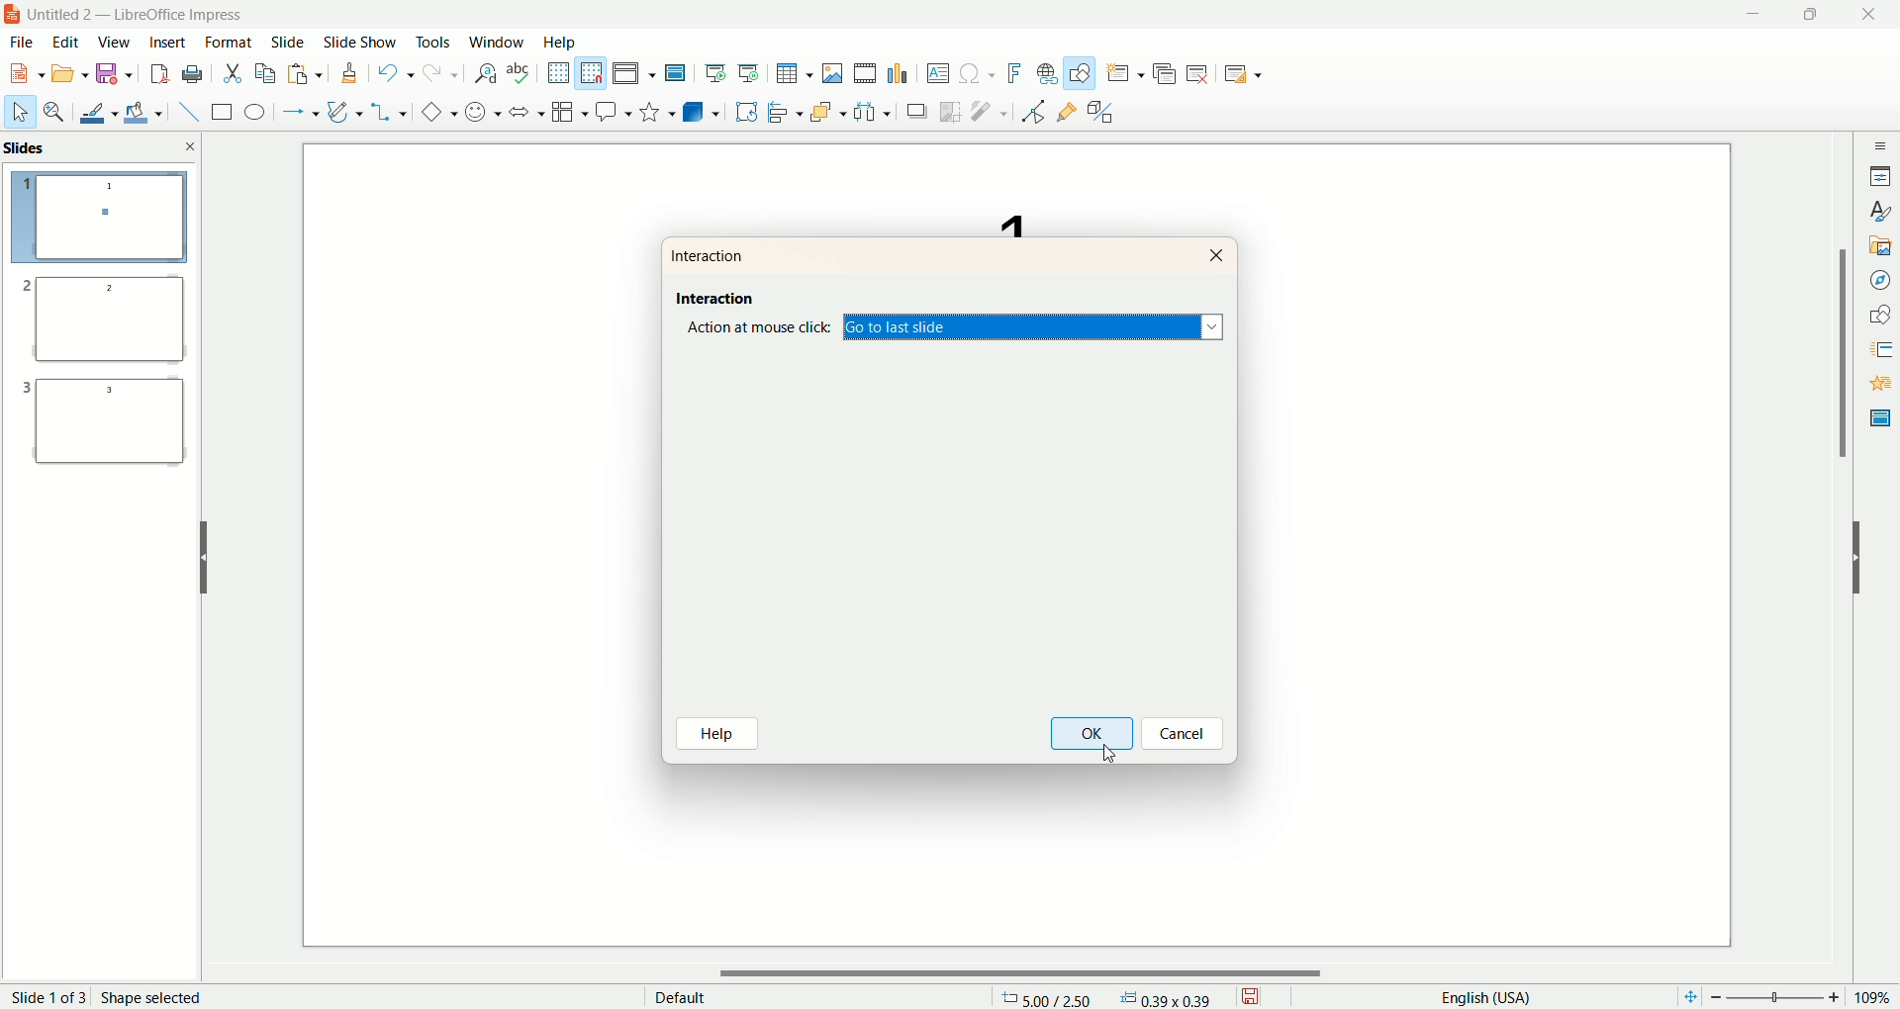 The width and height of the screenshot is (1900, 1009). What do you see at coordinates (100, 220) in the screenshot?
I see `slide 1` at bounding box center [100, 220].